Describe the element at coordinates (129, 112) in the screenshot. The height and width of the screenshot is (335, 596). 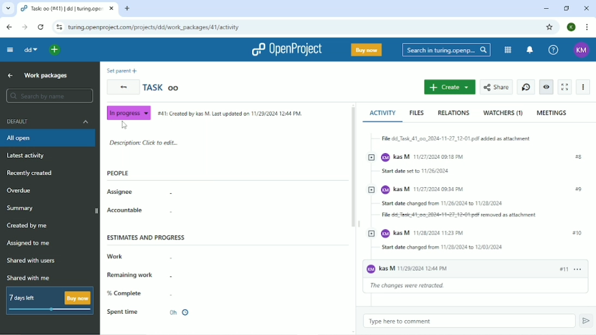
I see `In progress` at that location.